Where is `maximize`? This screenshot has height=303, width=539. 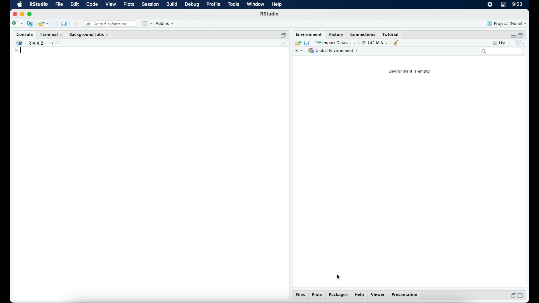 maximize is located at coordinates (521, 296).